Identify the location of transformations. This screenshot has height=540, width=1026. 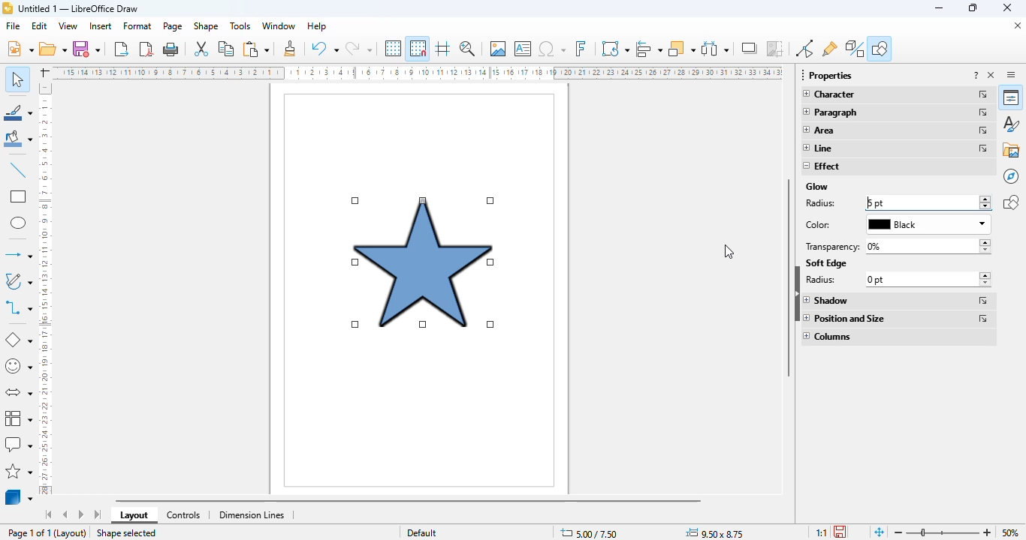
(615, 49).